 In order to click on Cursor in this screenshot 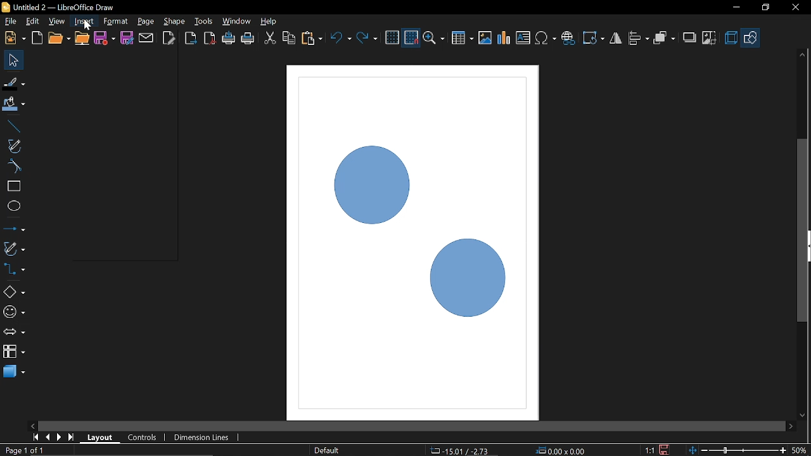, I will do `click(84, 26)`.